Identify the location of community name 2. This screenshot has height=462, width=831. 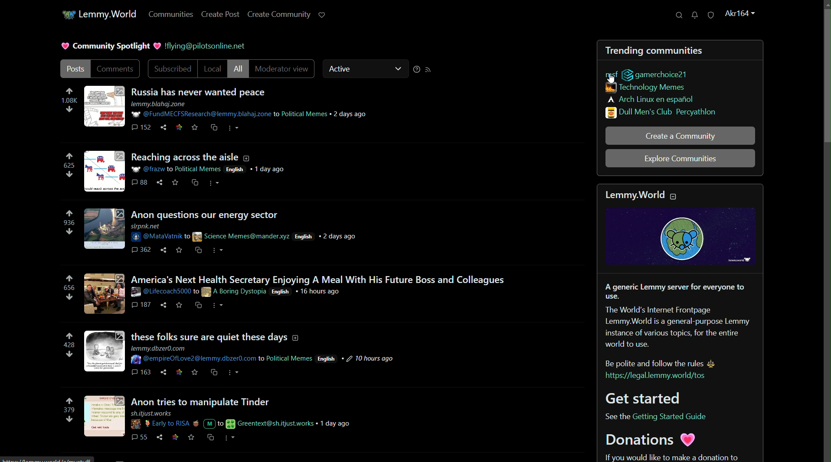
(646, 89).